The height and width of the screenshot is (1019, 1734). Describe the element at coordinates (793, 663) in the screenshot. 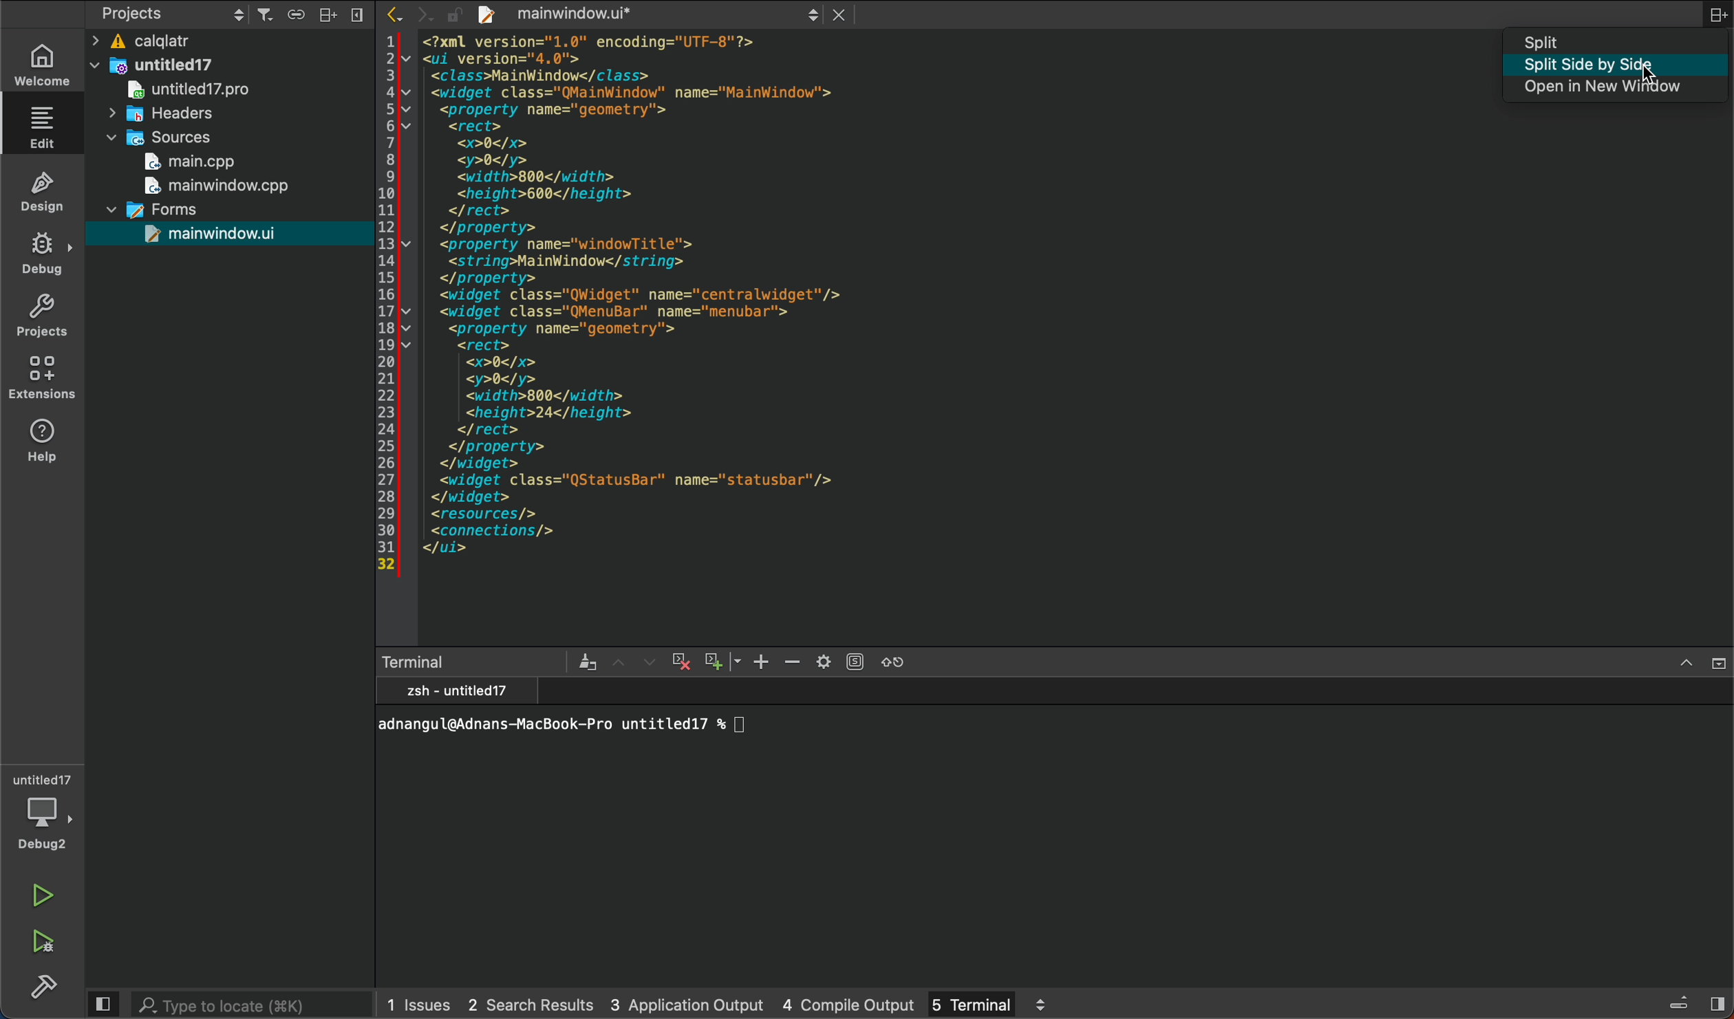

I see `zoom out` at that location.